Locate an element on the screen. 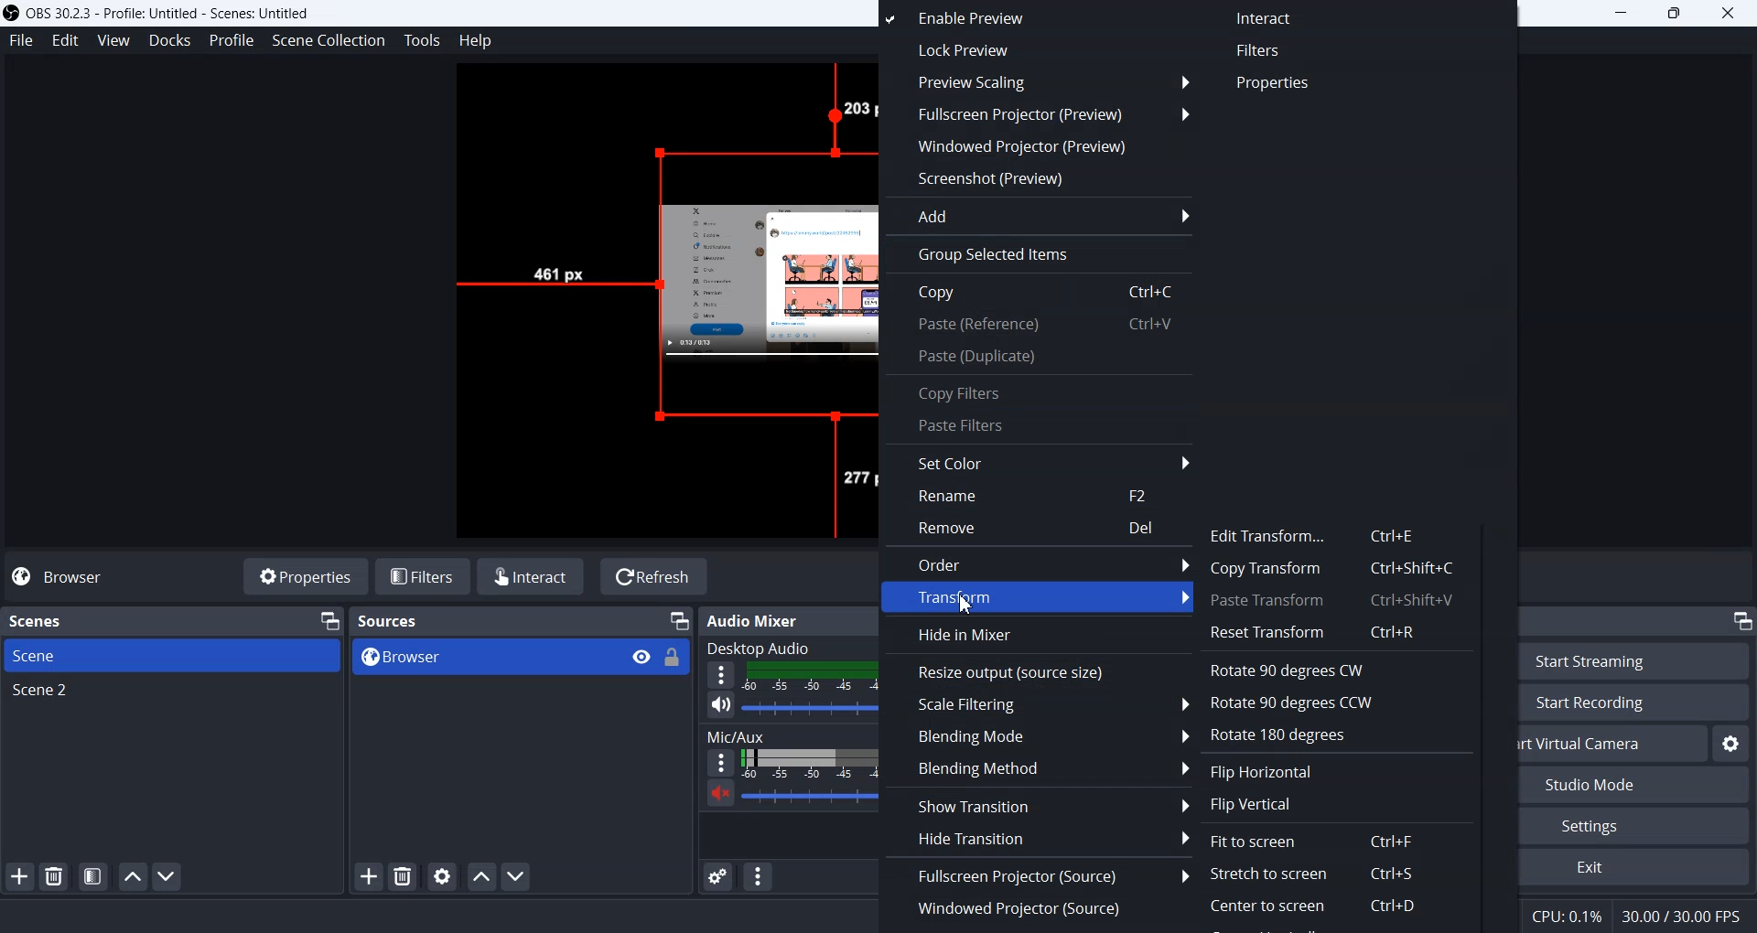 This screenshot has height=933, width=1757. Edit is located at coordinates (63, 40).